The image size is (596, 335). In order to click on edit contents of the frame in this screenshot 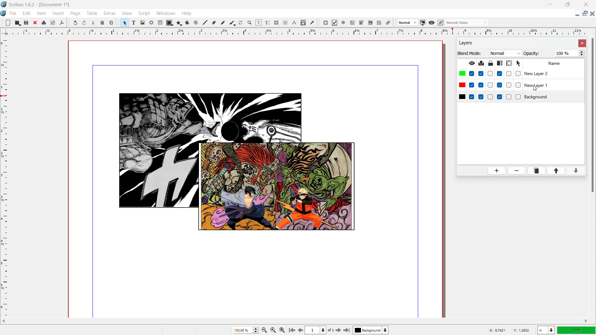, I will do `click(259, 22)`.